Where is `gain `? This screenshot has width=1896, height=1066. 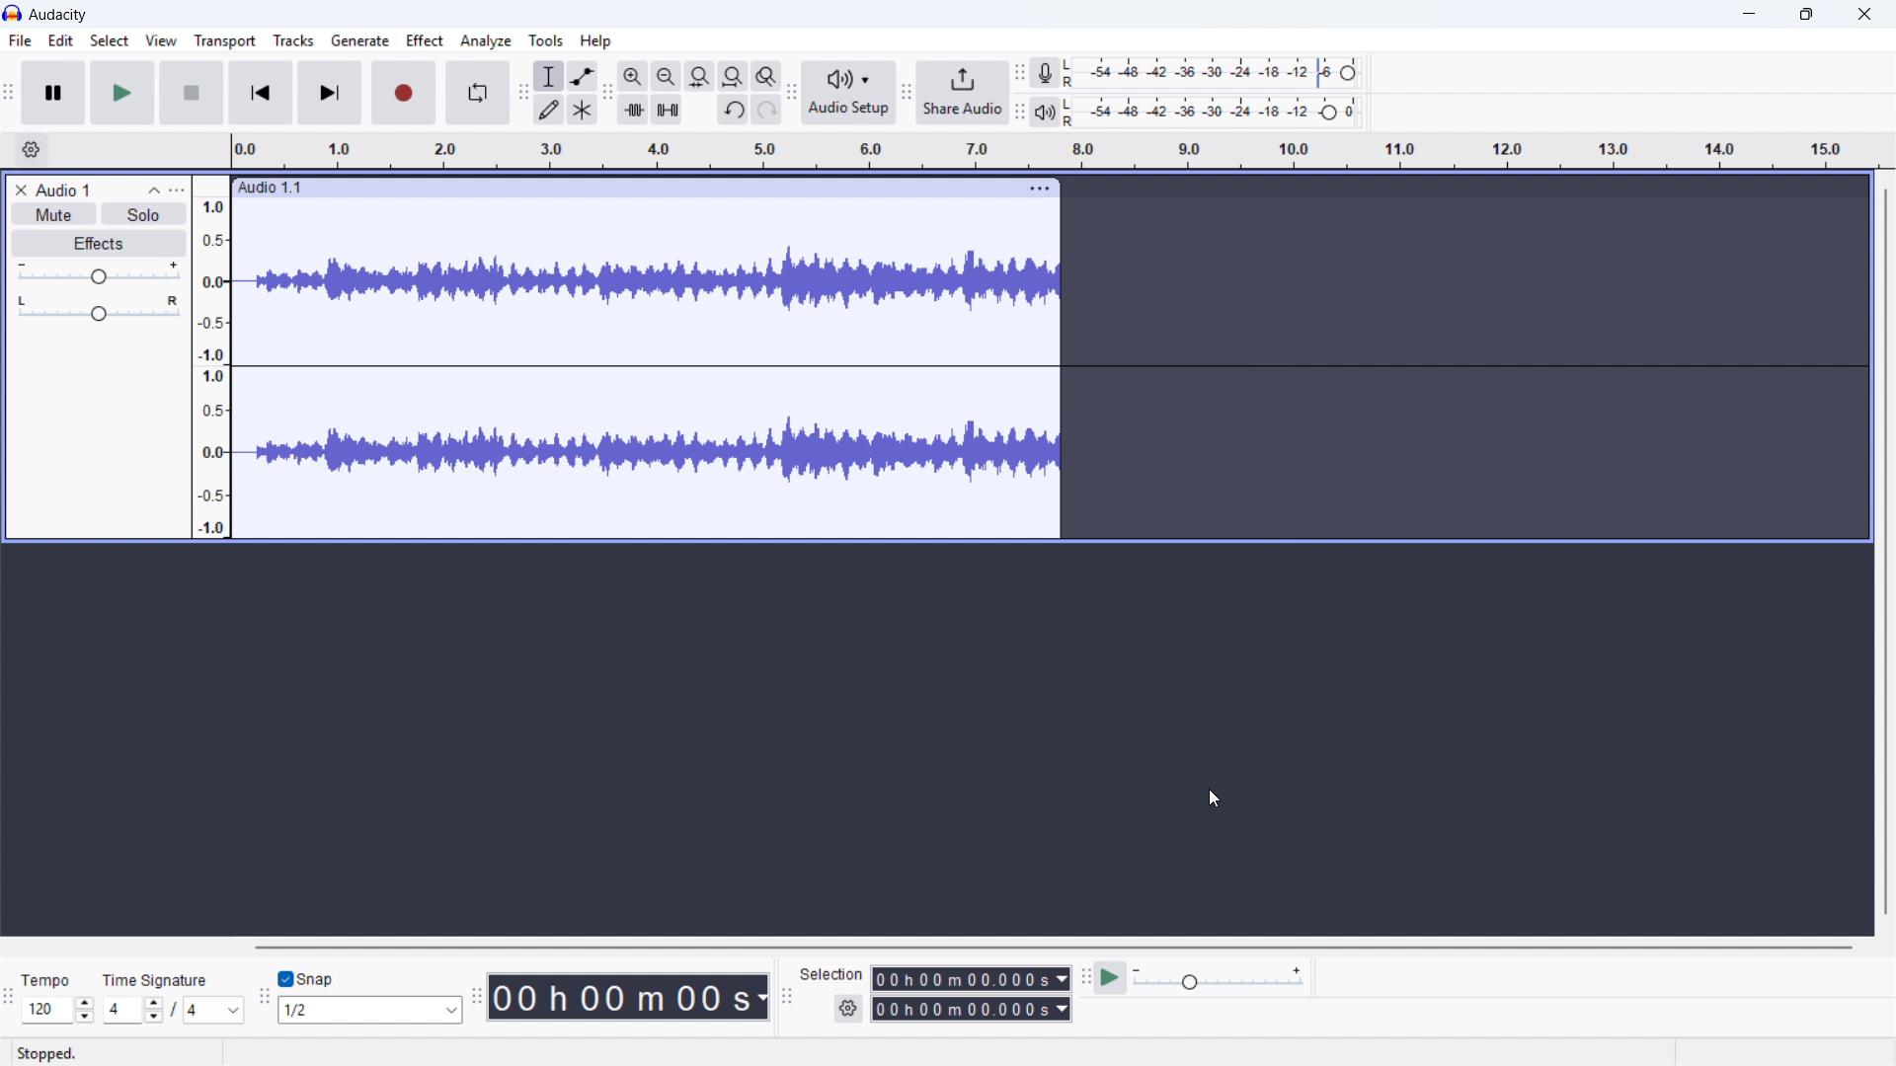
gain  is located at coordinates (97, 274).